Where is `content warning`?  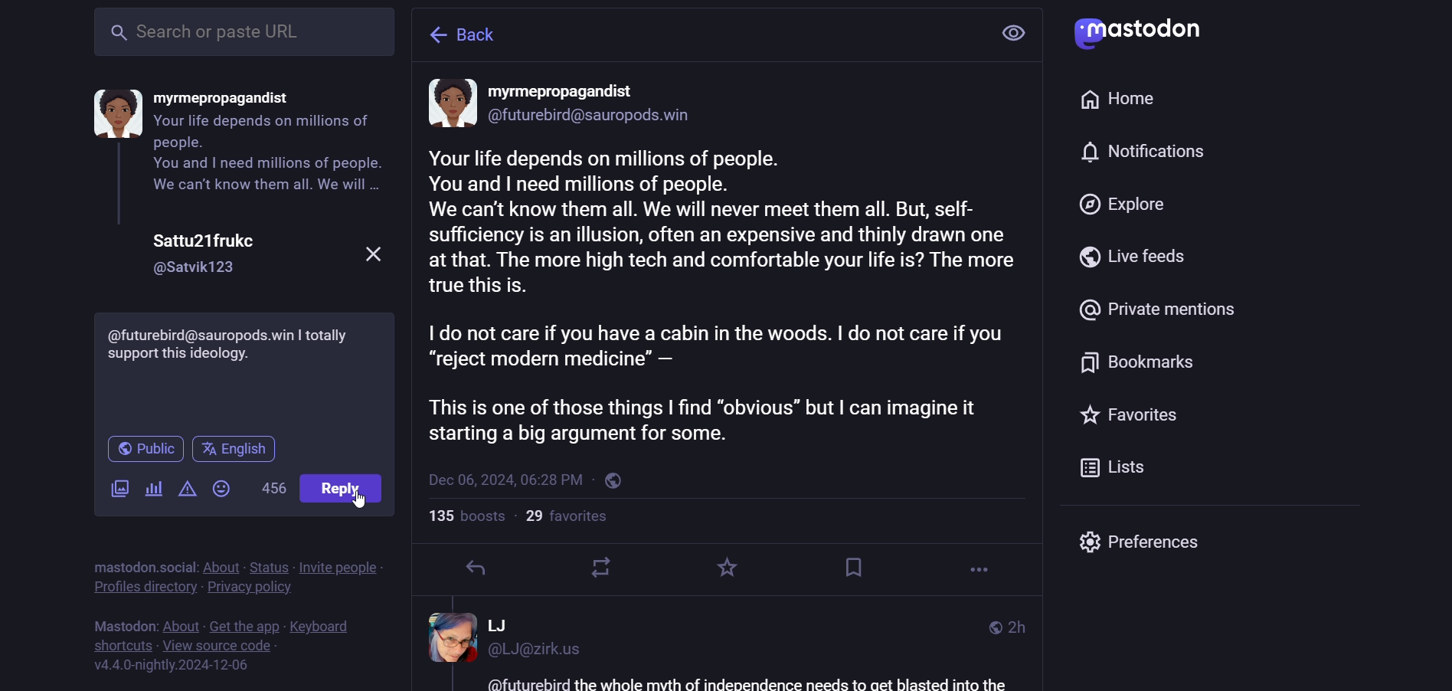 content warning is located at coordinates (185, 486).